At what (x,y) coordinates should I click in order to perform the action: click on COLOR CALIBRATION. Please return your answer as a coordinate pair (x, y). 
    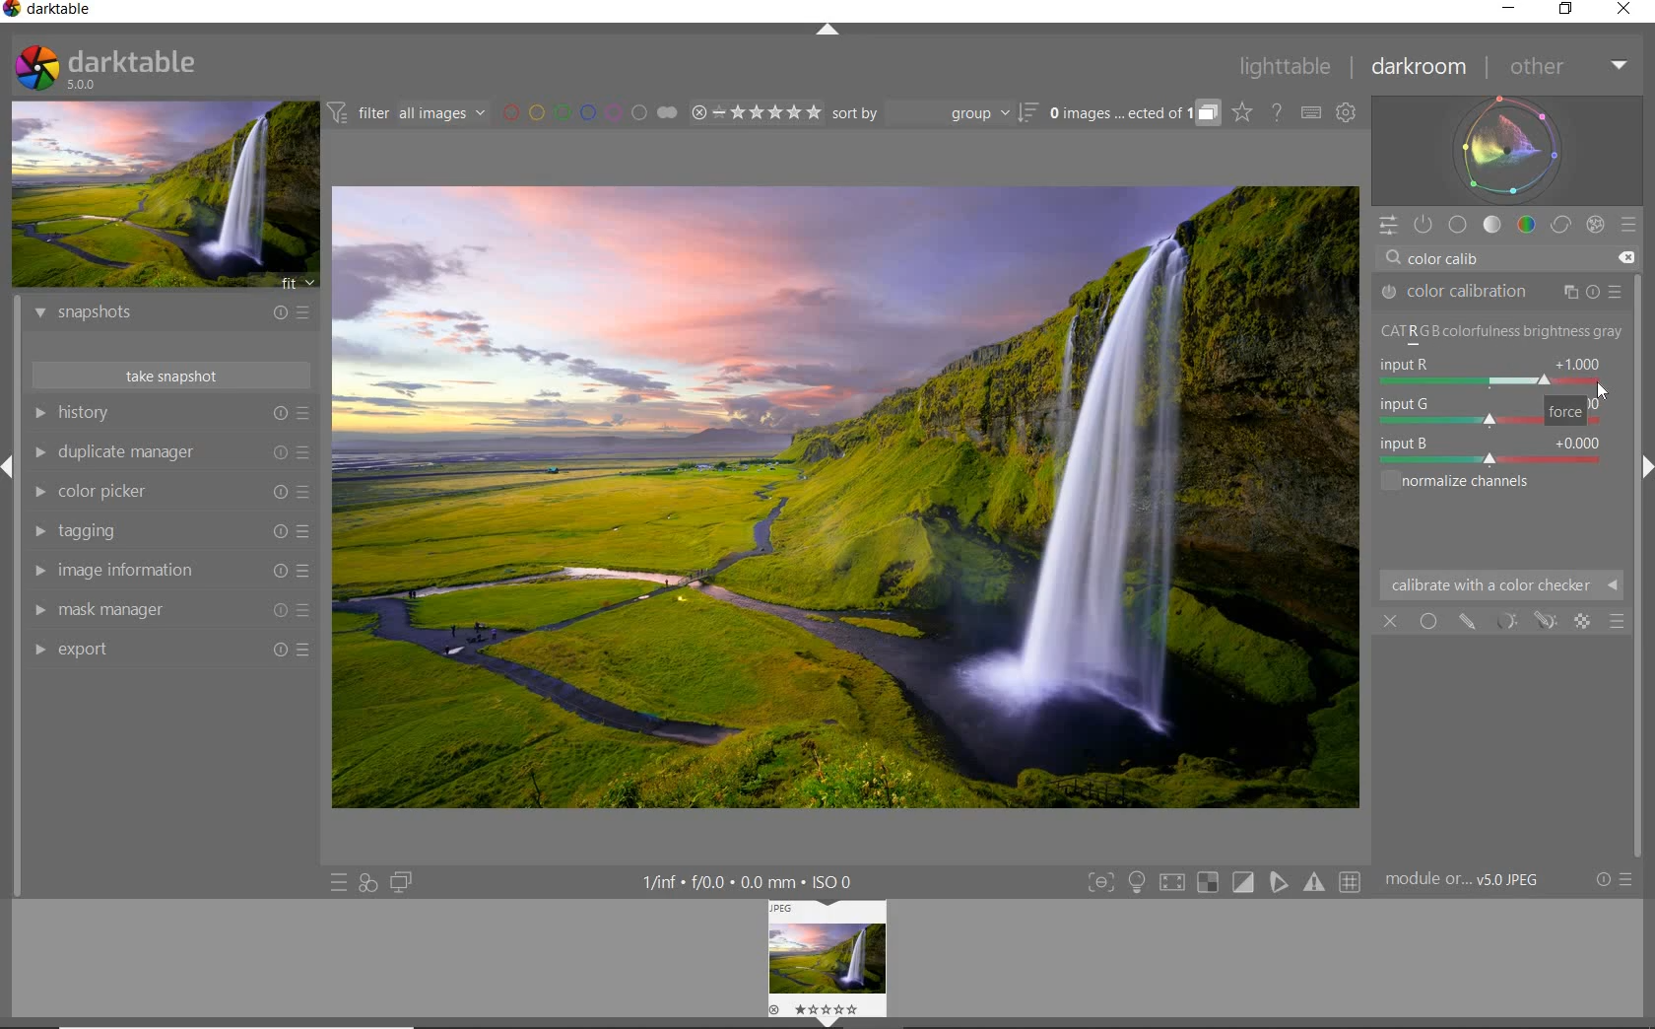
    Looking at the image, I should click on (1500, 292).